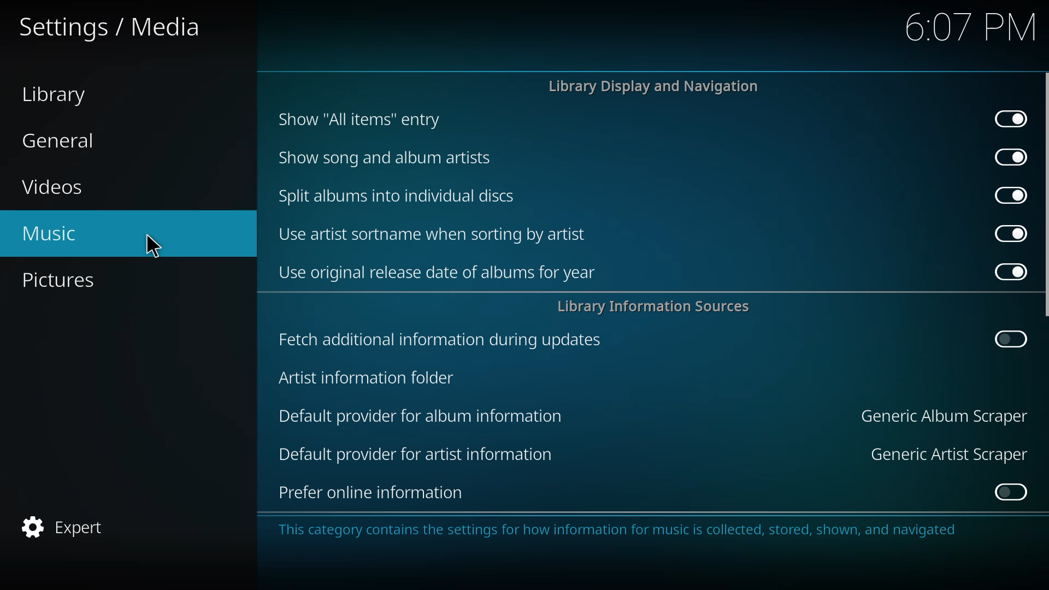 This screenshot has width=1049, height=590. Describe the element at coordinates (72, 525) in the screenshot. I see `expert` at that location.